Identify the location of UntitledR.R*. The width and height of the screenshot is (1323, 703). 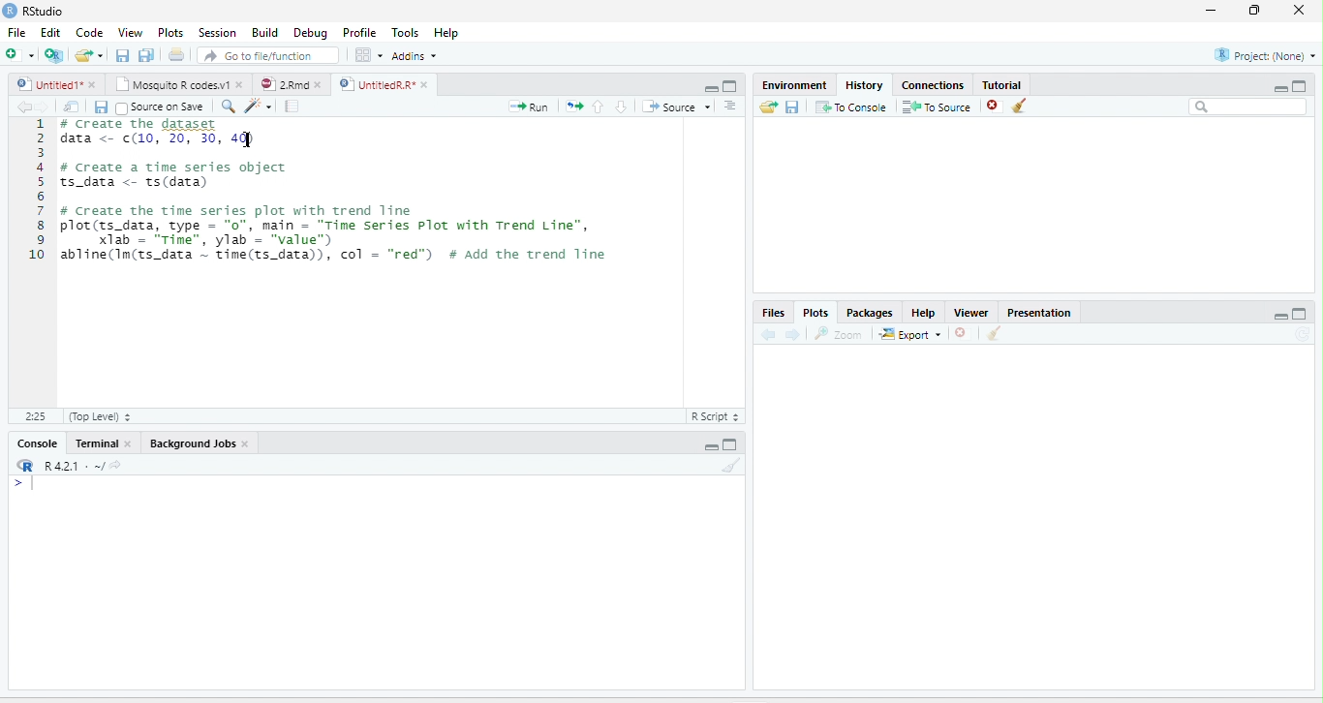
(376, 84).